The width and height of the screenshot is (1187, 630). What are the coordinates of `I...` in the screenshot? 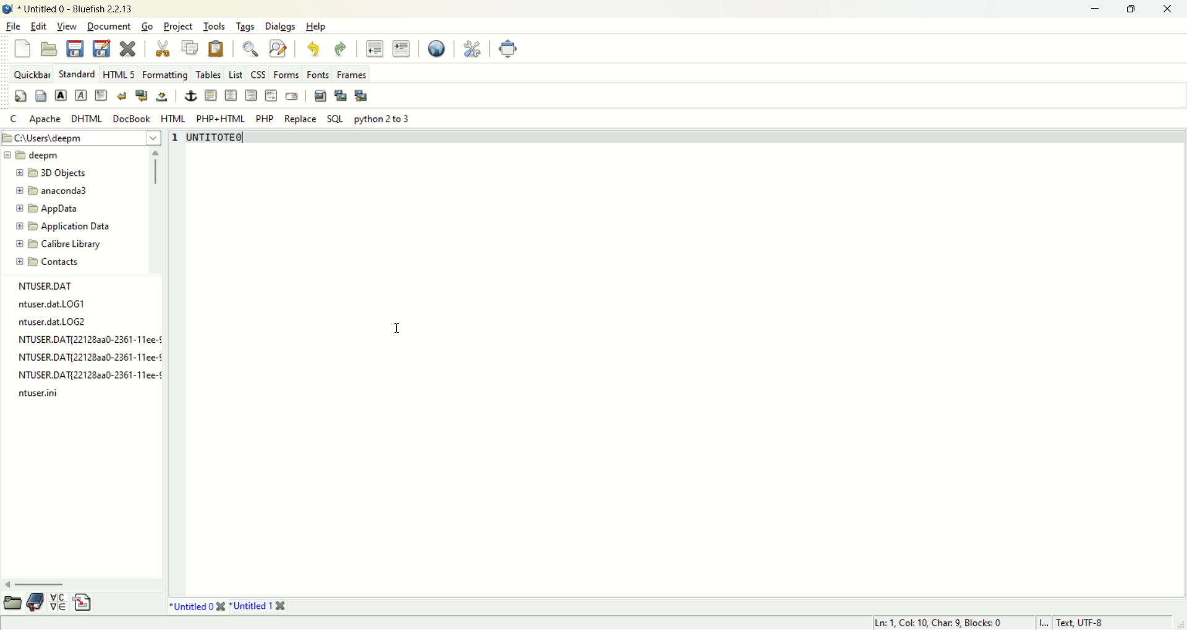 It's located at (1045, 623).